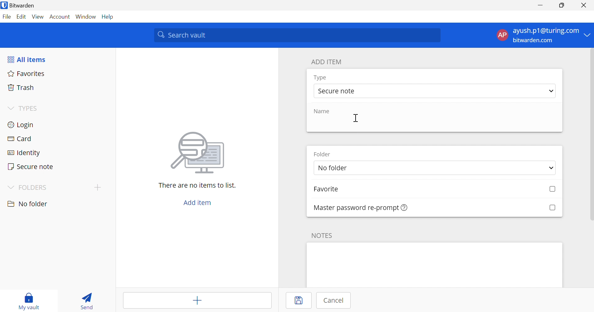  Describe the element at coordinates (298, 35) in the screenshot. I see `Search vault` at that location.